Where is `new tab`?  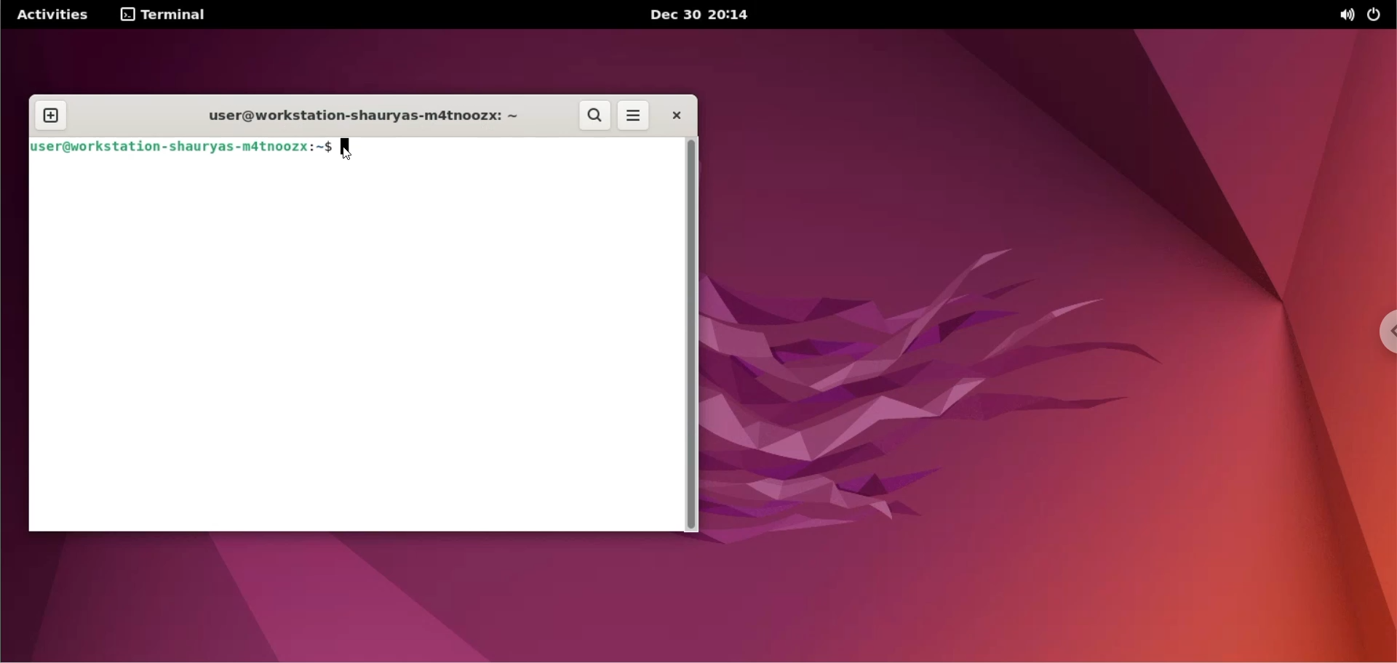
new tab is located at coordinates (49, 116).